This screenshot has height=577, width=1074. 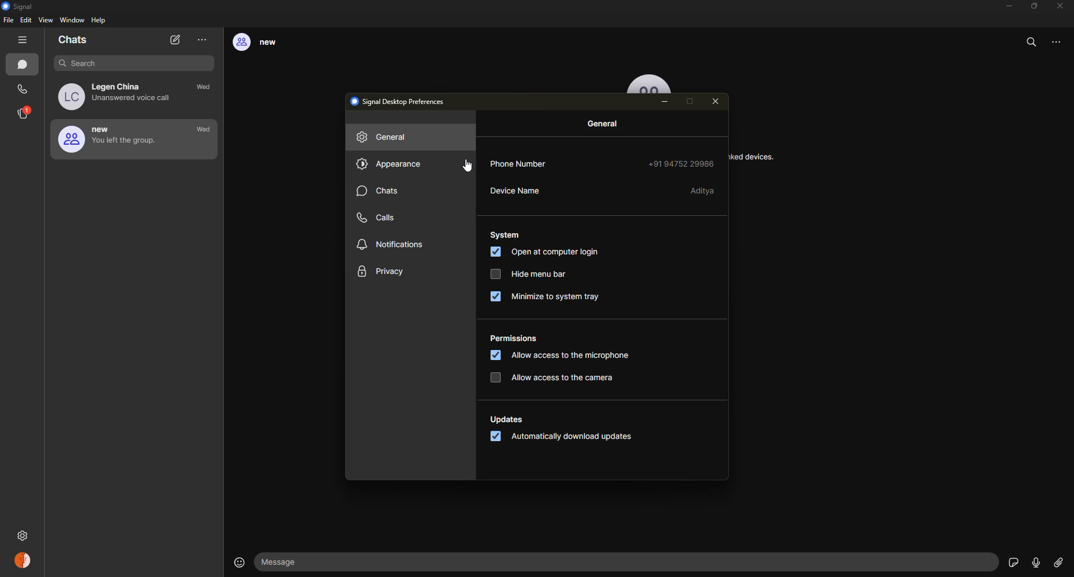 I want to click on phone number, so click(x=527, y=164).